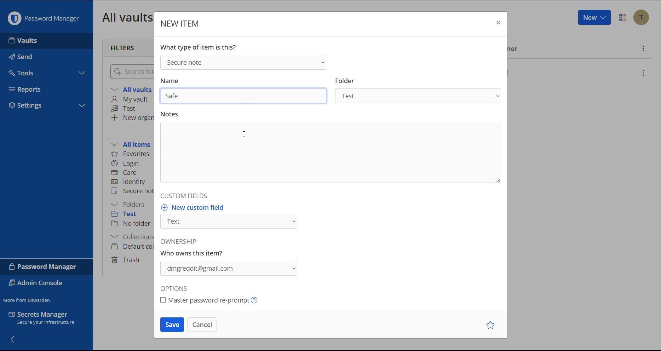 The height and width of the screenshot is (351, 661). What do you see at coordinates (46, 320) in the screenshot?
I see `Secrets Manager` at bounding box center [46, 320].